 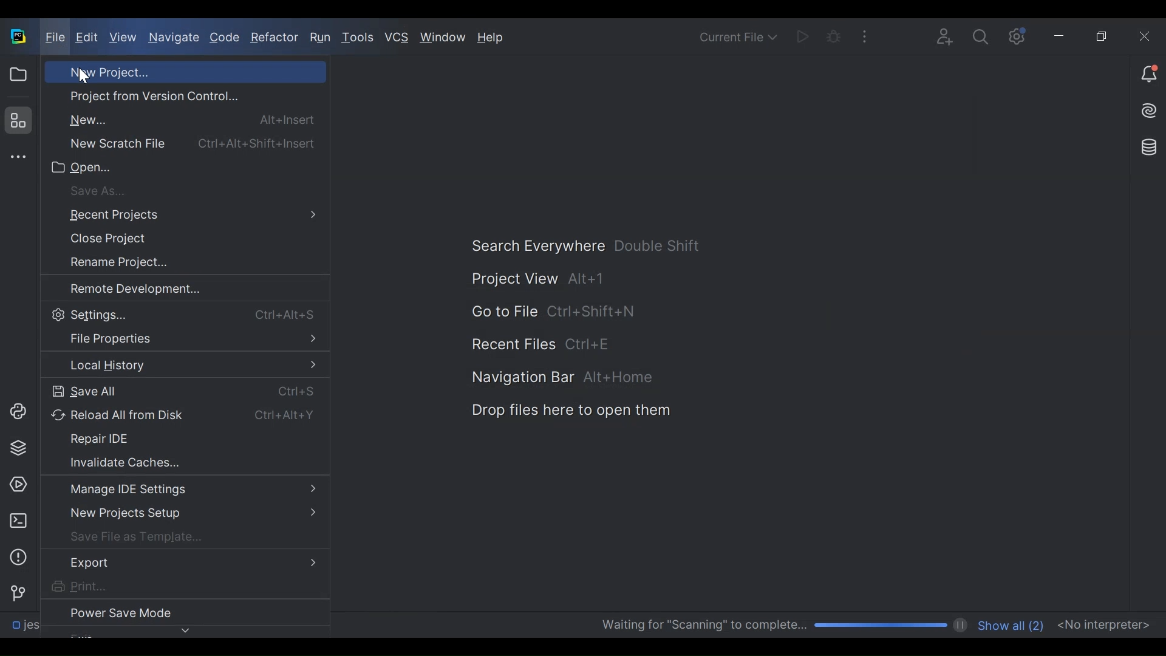 What do you see at coordinates (18, 74) in the screenshot?
I see `Project View` at bounding box center [18, 74].